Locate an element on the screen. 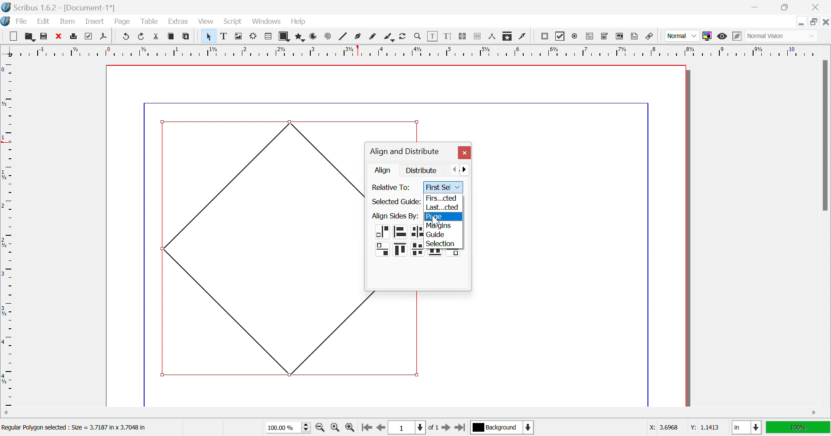 This screenshot has width=831, height=436. Paste is located at coordinates (187, 36).